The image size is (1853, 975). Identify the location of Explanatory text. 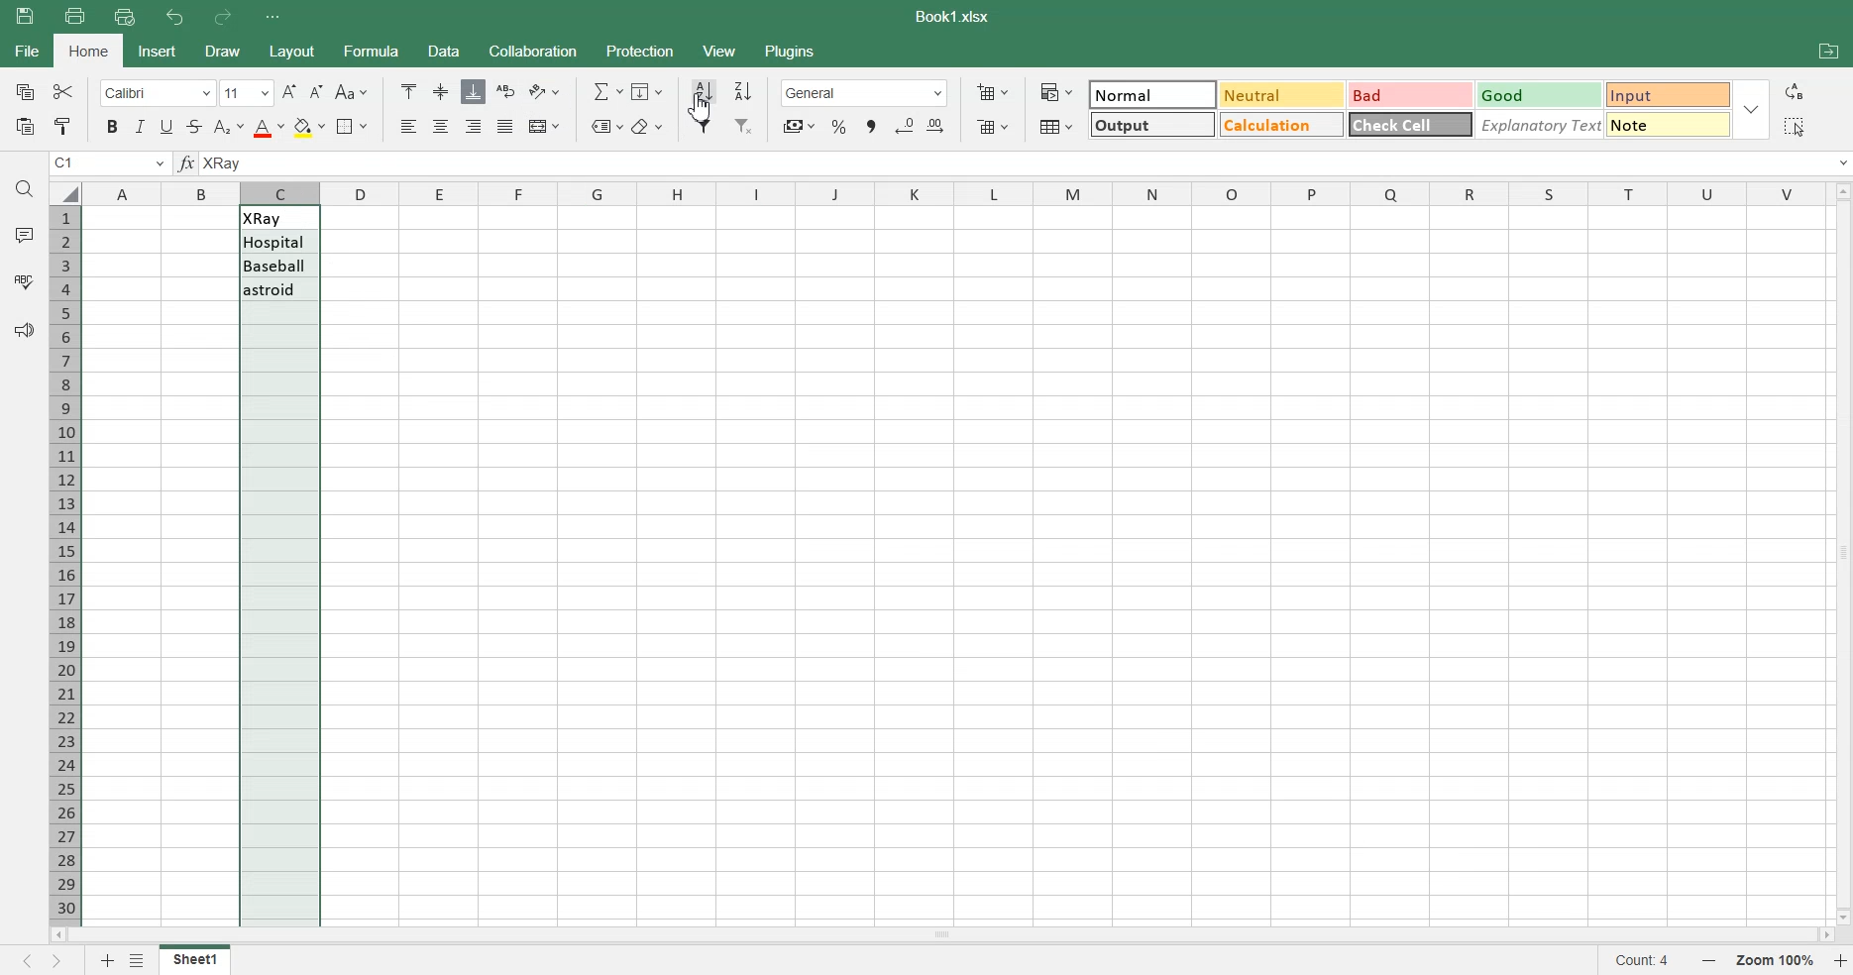
(1541, 127).